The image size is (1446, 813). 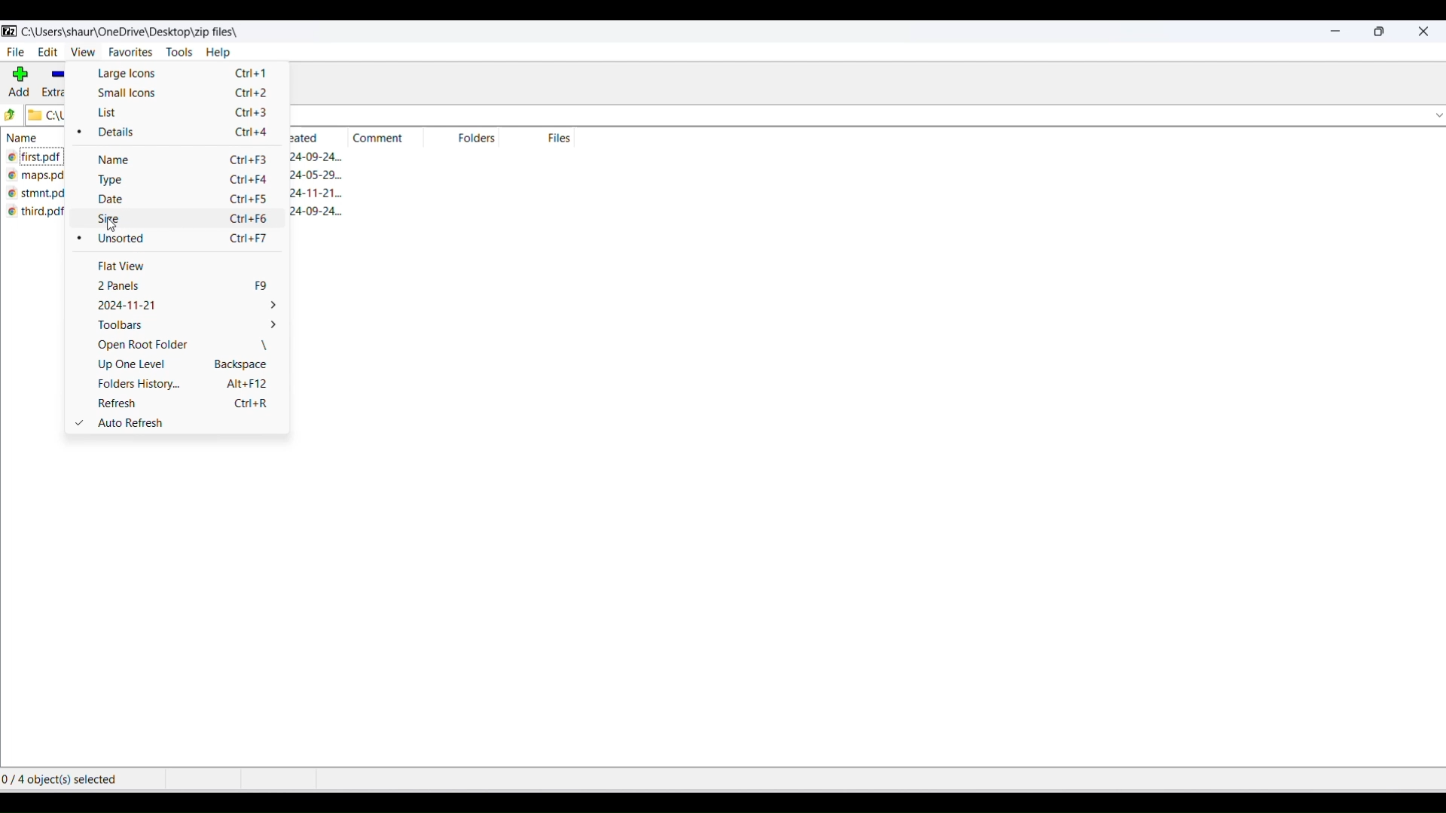 What do you see at coordinates (186, 385) in the screenshot?
I see `folder history` at bounding box center [186, 385].